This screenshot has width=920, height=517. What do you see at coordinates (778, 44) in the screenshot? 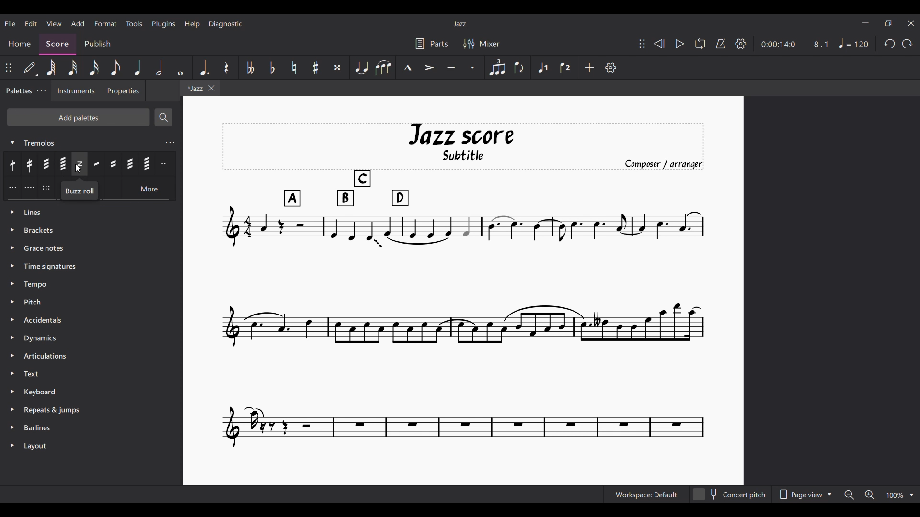
I see `0:00:14:0` at bounding box center [778, 44].